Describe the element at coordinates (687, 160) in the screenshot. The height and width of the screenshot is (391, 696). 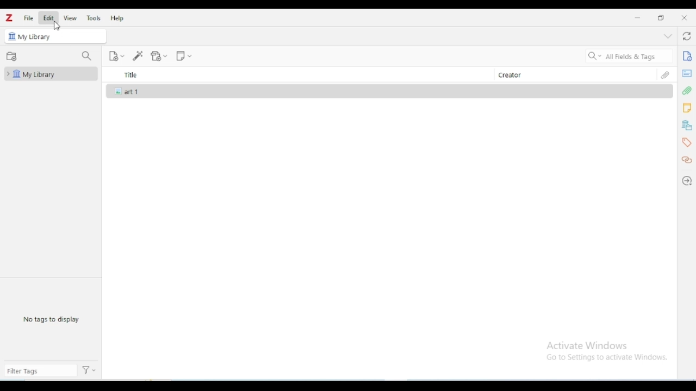
I see `related` at that location.